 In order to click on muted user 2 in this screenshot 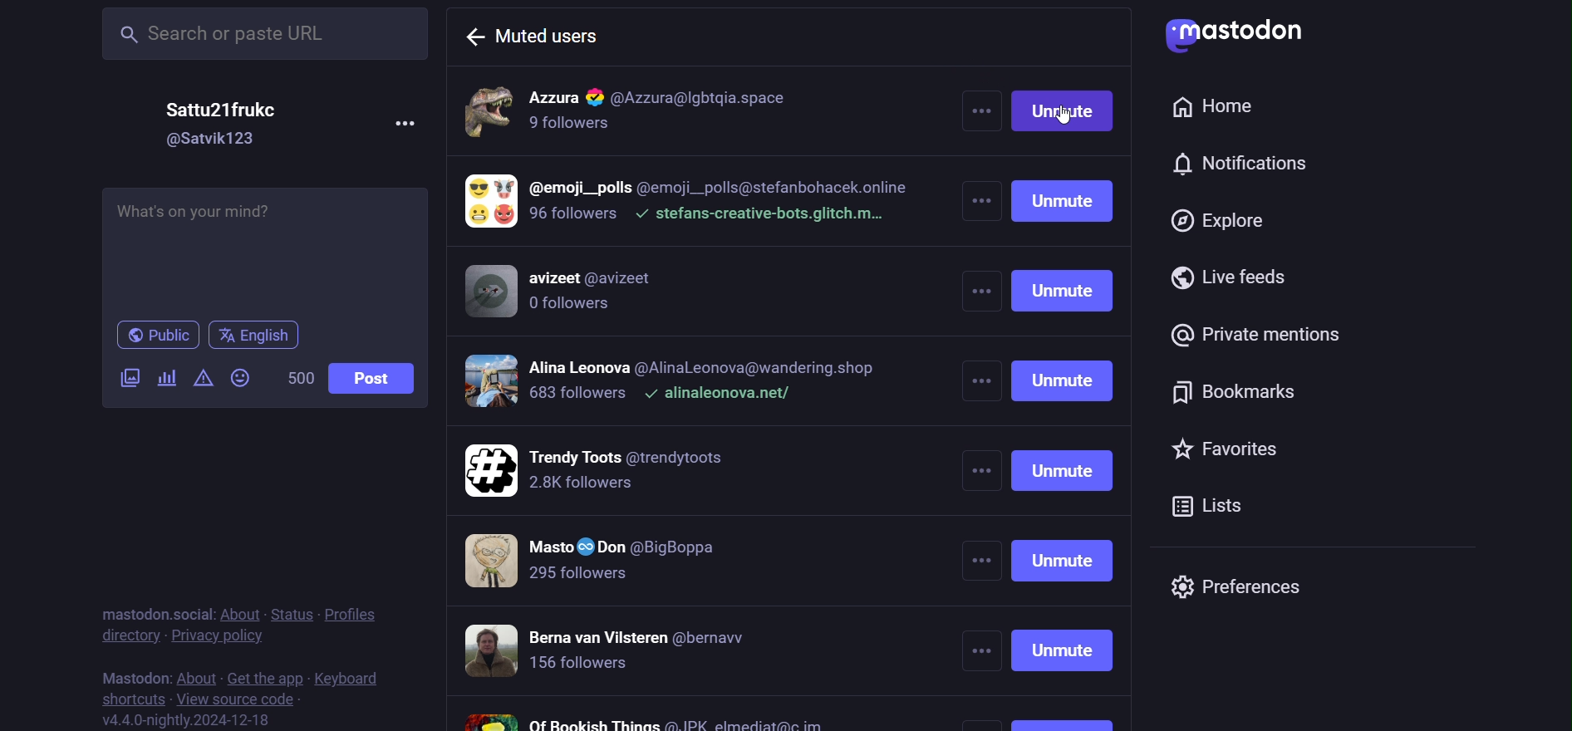, I will do `click(688, 207)`.